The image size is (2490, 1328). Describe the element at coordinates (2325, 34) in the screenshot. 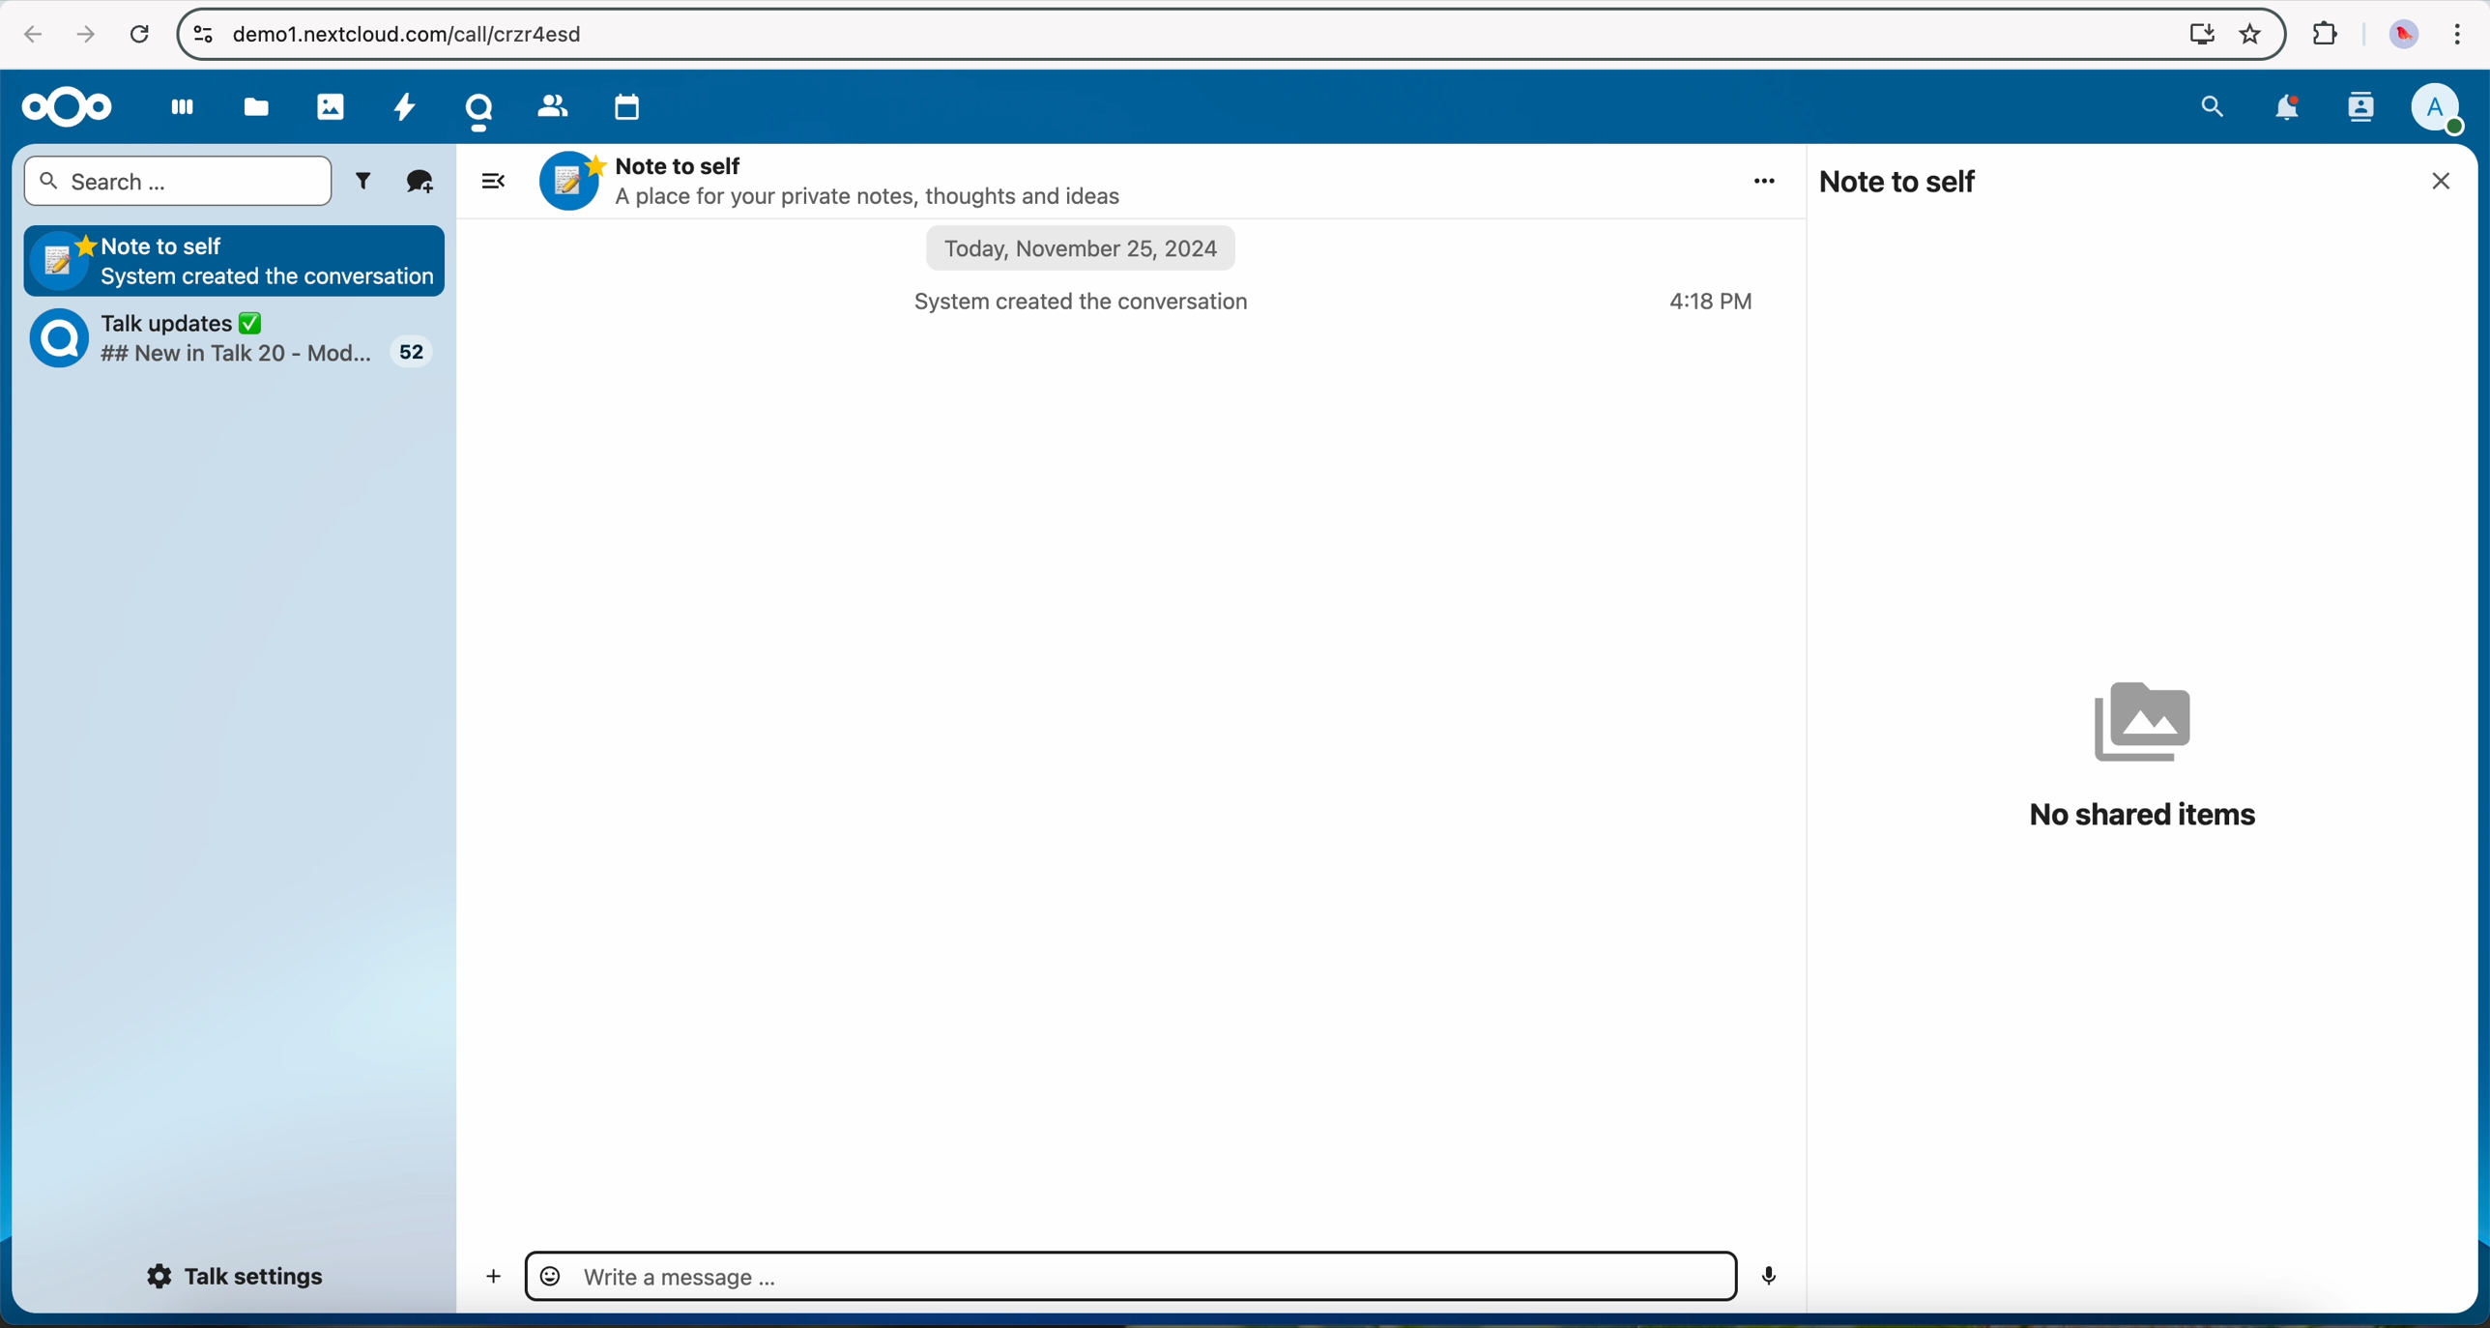

I see `extensions` at that location.